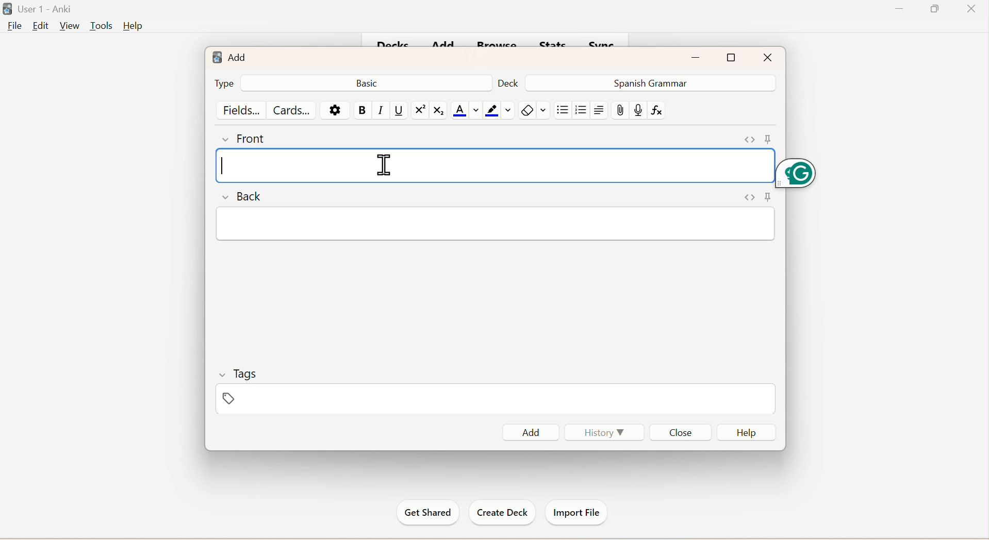  I want to click on Unorgganised List, so click(563, 110).